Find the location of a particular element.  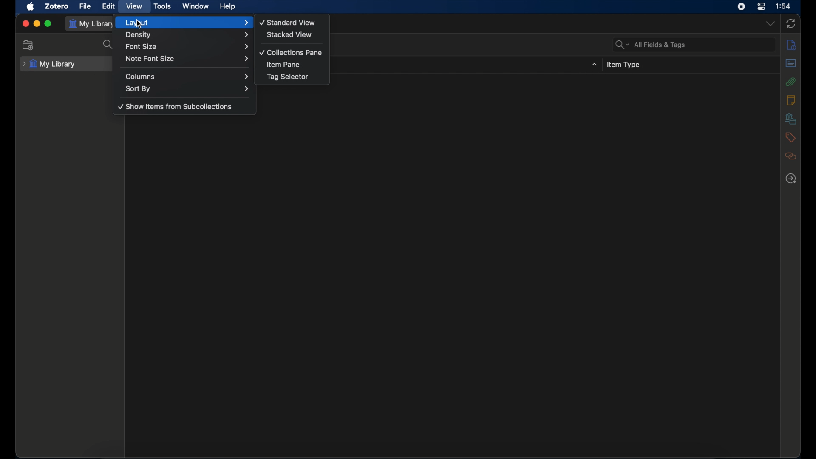

help is located at coordinates (228, 7).